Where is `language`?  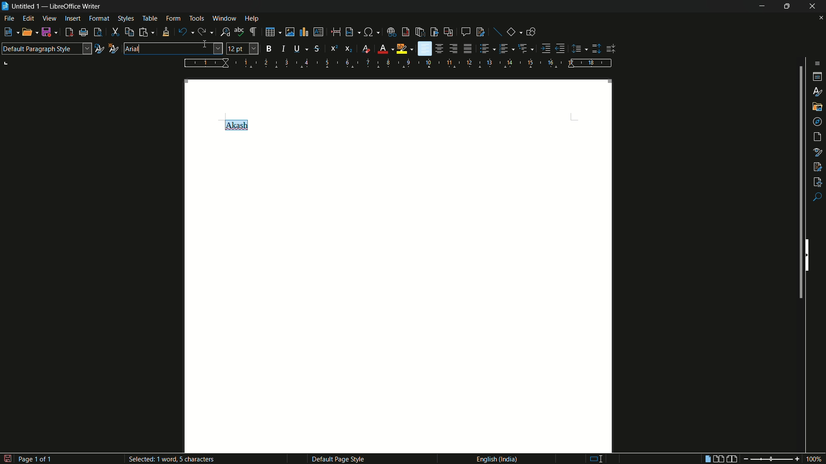 language is located at coordinates (496, 458).